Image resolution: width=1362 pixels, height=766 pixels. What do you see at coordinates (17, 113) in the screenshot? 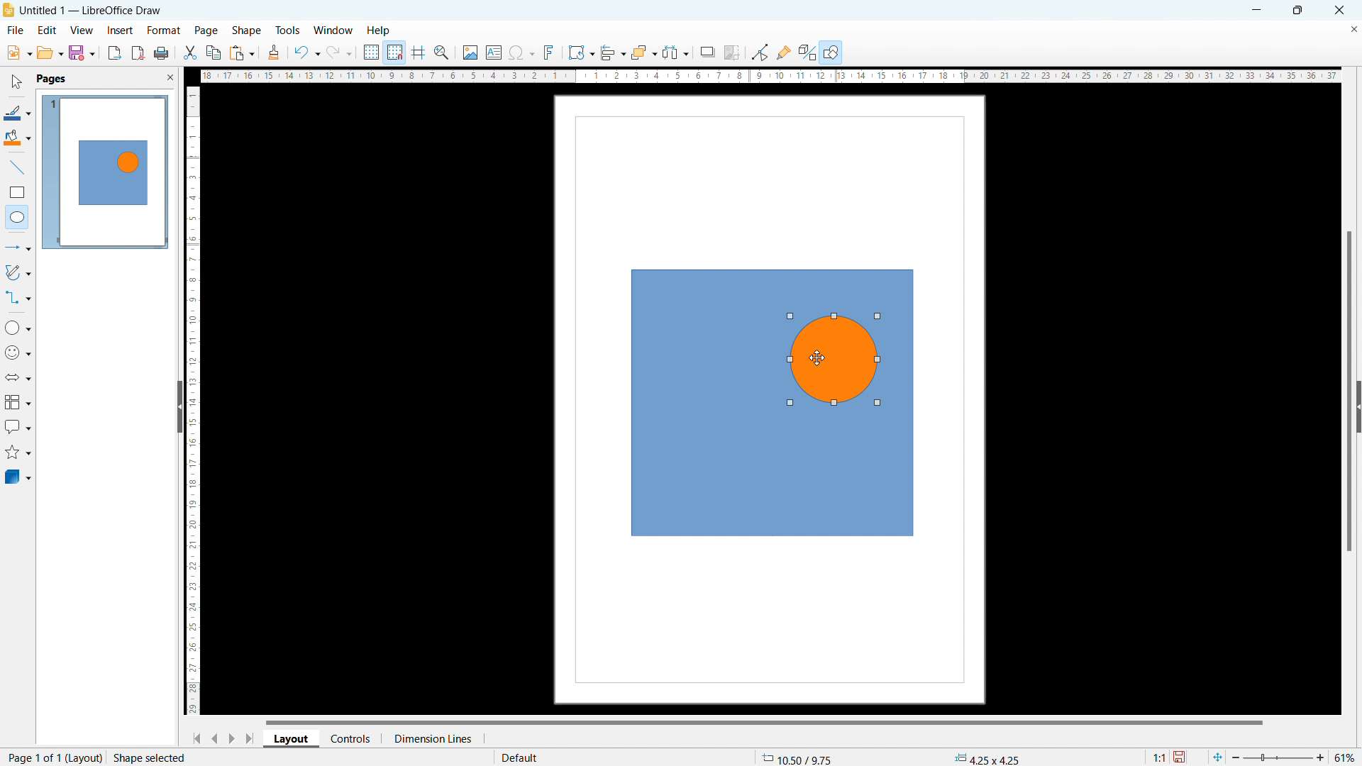
I see `line color` at bounding box center [17, 113].